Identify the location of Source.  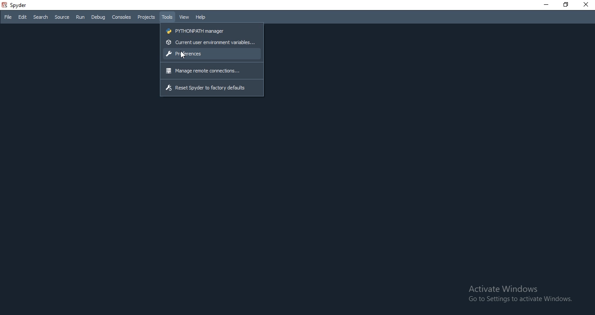
(62, 17).